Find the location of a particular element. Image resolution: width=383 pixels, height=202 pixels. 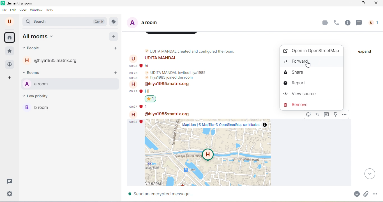

drop down is located at coordinates (370, 173).